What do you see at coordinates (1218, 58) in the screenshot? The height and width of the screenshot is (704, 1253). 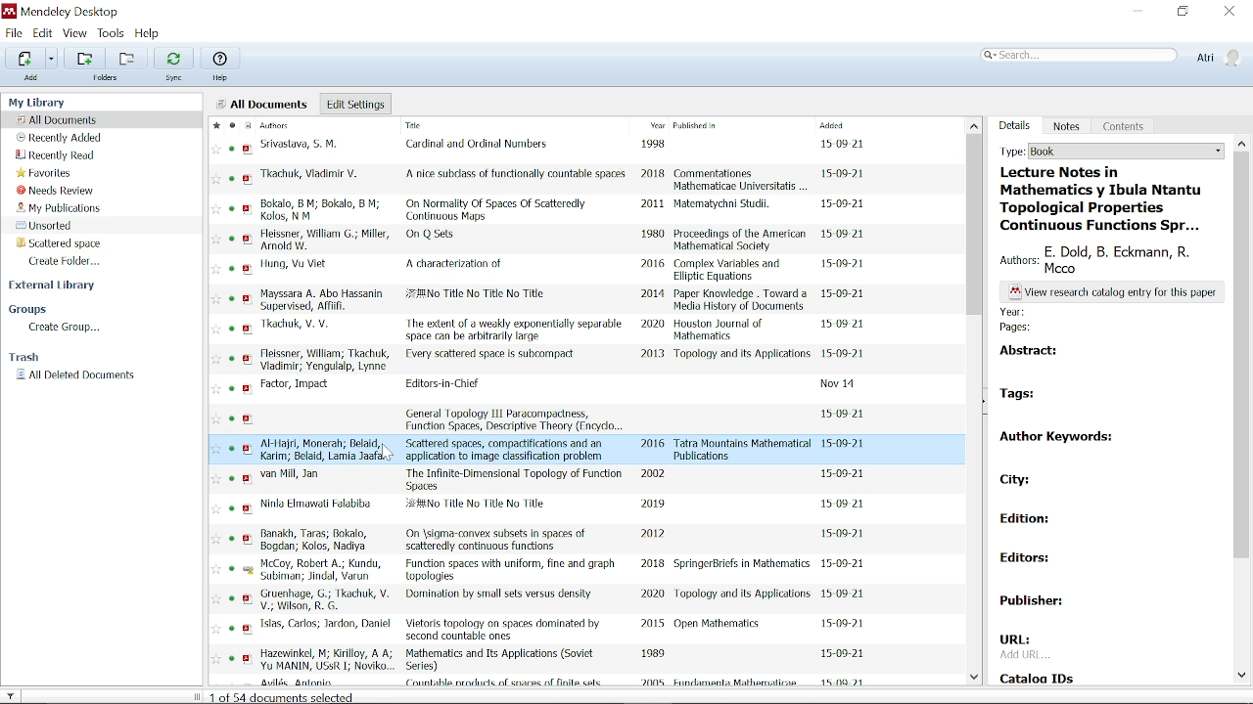 I see `Profile` at bounding box center [1218, 58].